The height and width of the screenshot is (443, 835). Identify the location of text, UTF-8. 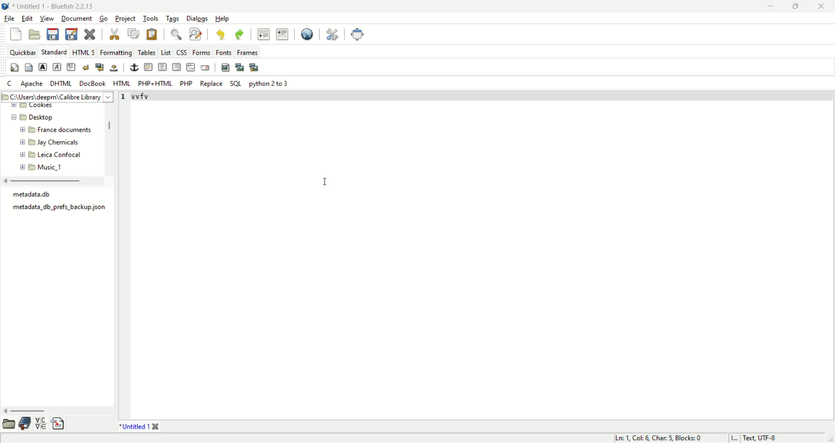
(765, 438).